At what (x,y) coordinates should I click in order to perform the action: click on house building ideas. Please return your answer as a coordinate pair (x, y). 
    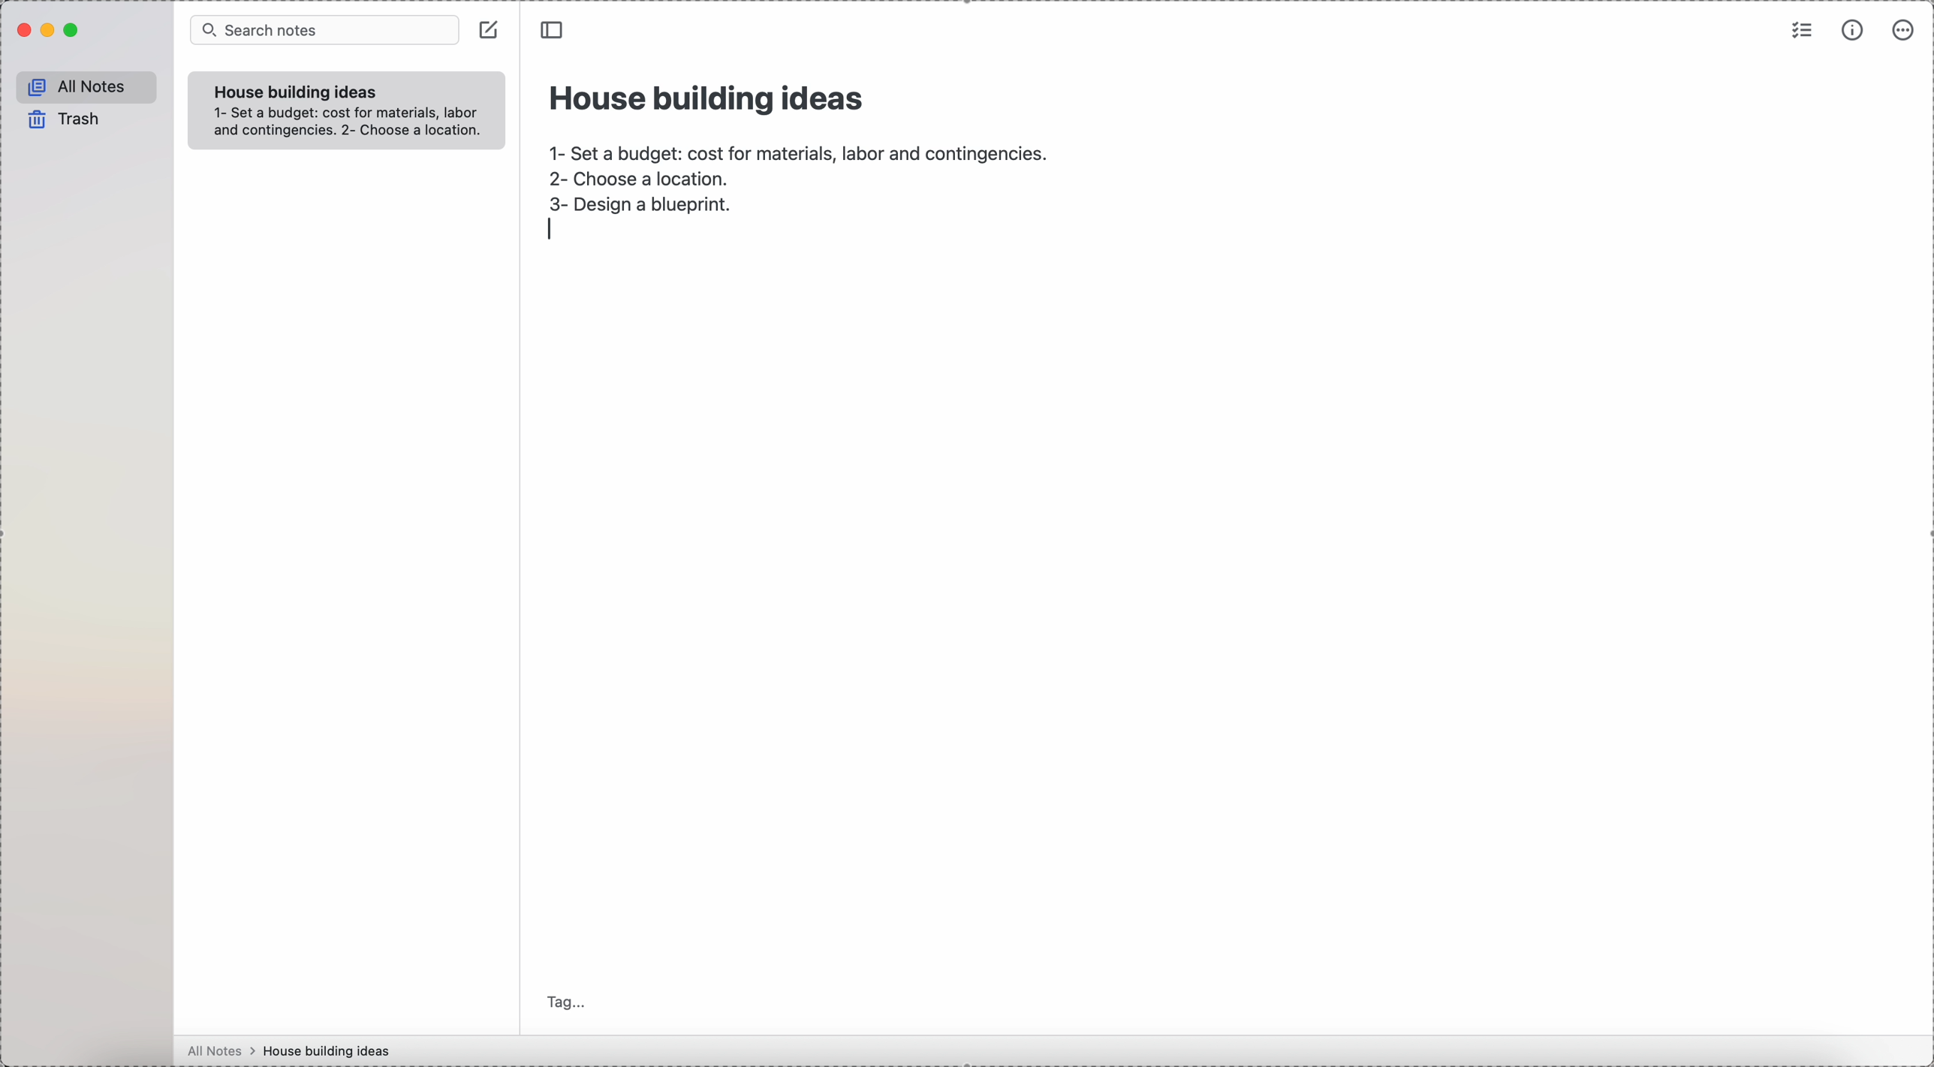
    Looking at the image, I should click on (333, 1050).